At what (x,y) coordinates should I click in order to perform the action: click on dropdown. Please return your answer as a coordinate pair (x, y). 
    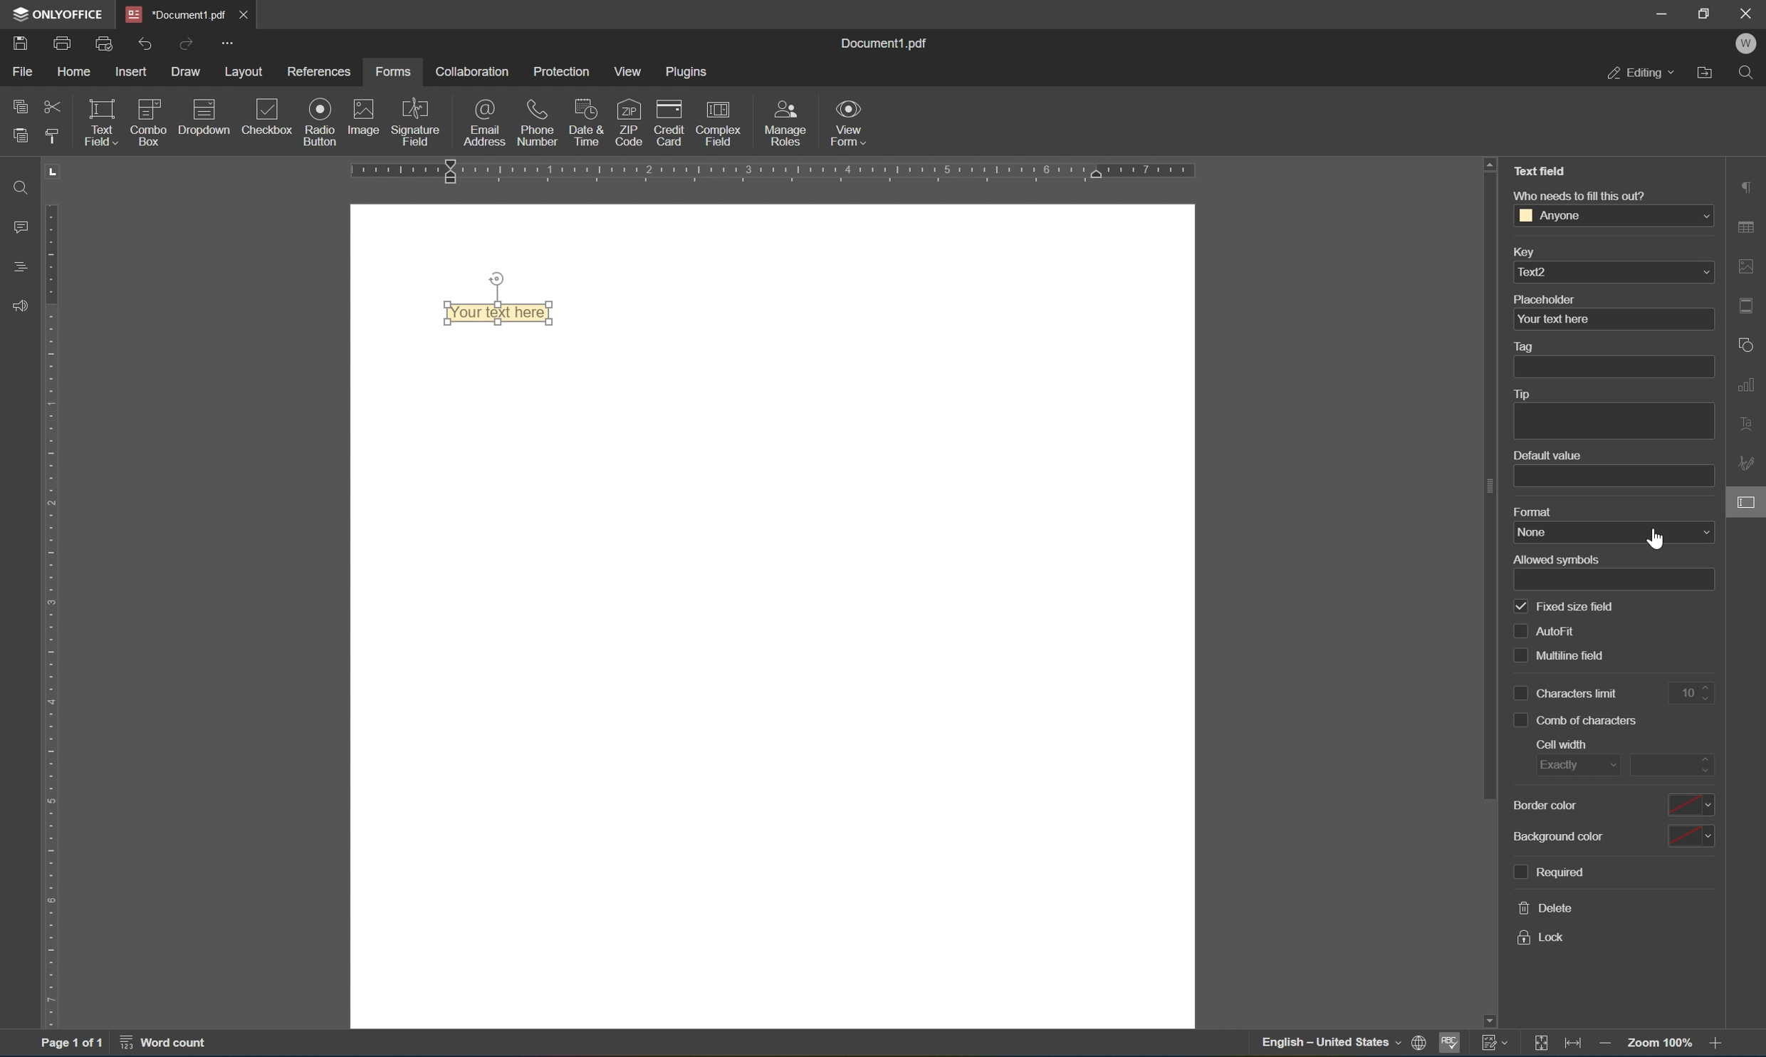
    Looking at the image, I should click on (203, 121).